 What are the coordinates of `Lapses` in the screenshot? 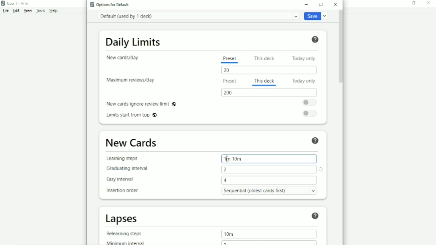 It's located at (123, 219).